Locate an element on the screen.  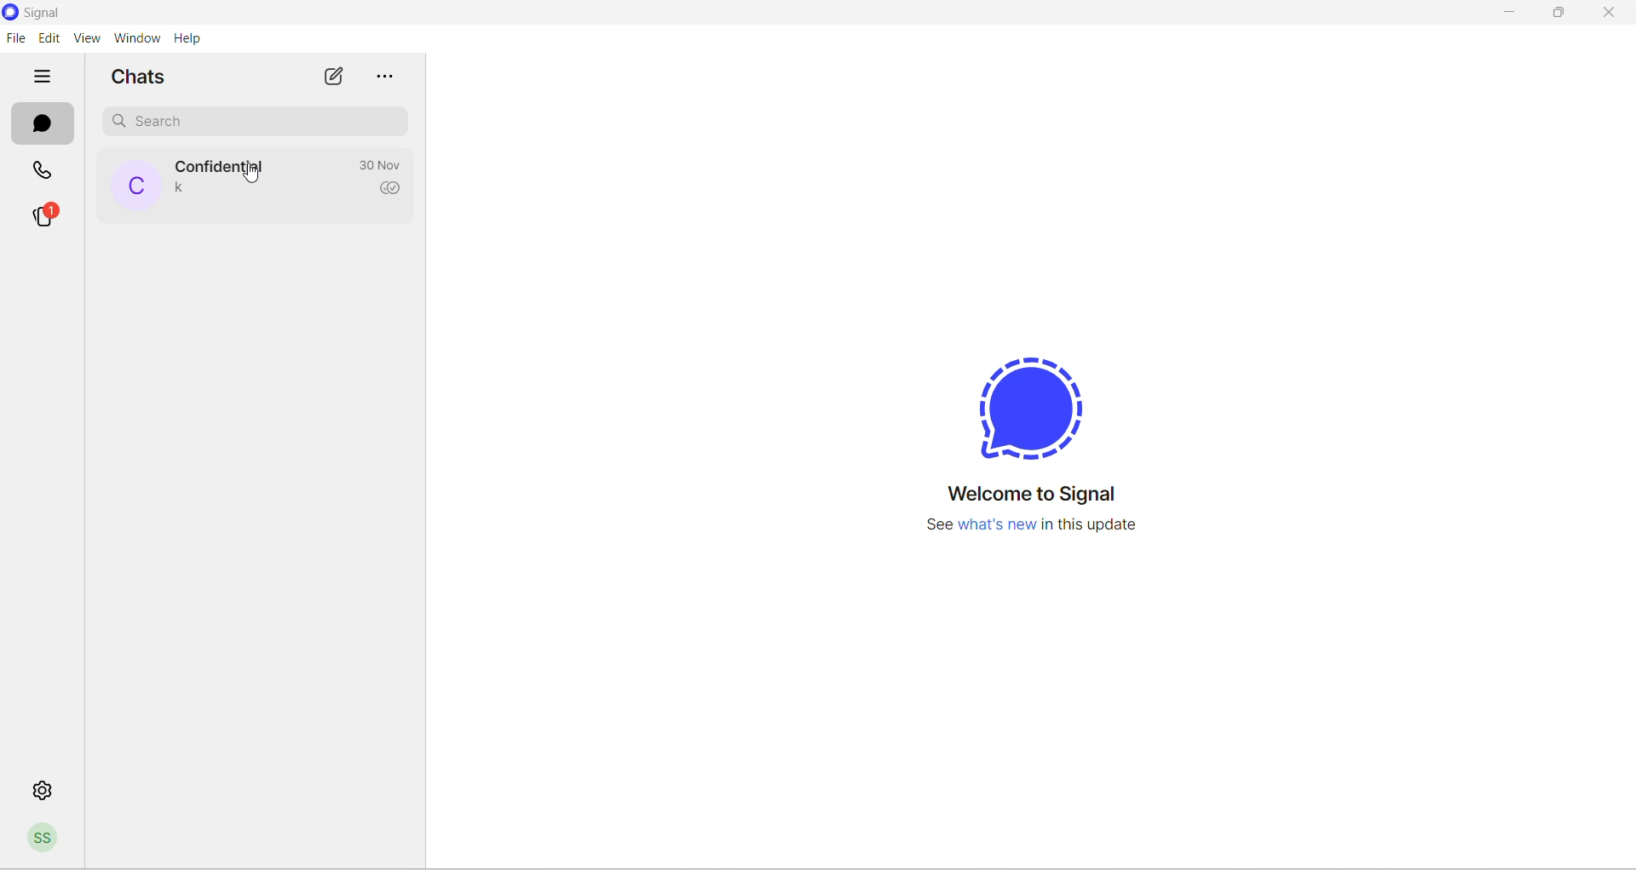
chats heading is located at coordinates (140, 75).